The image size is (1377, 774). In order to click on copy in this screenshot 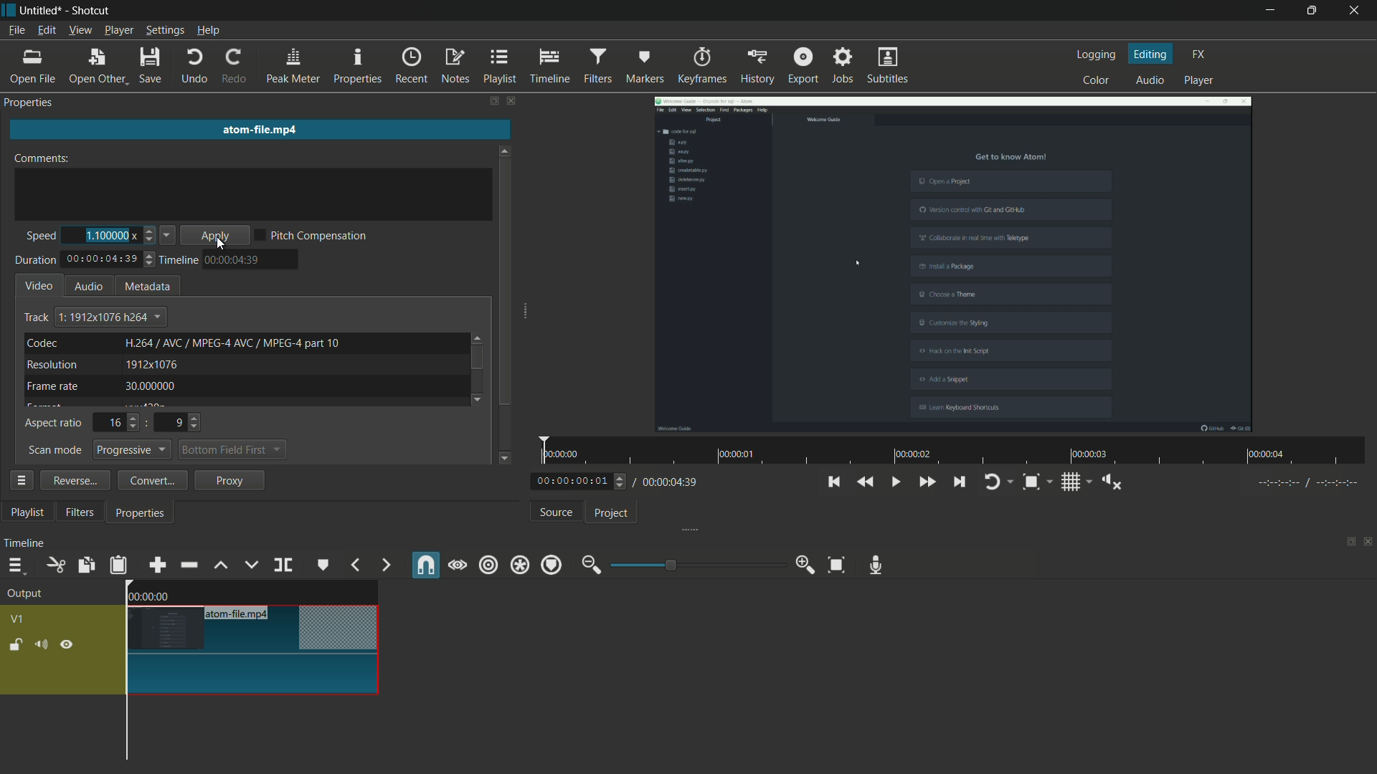, I will do `click(85, 565)`.